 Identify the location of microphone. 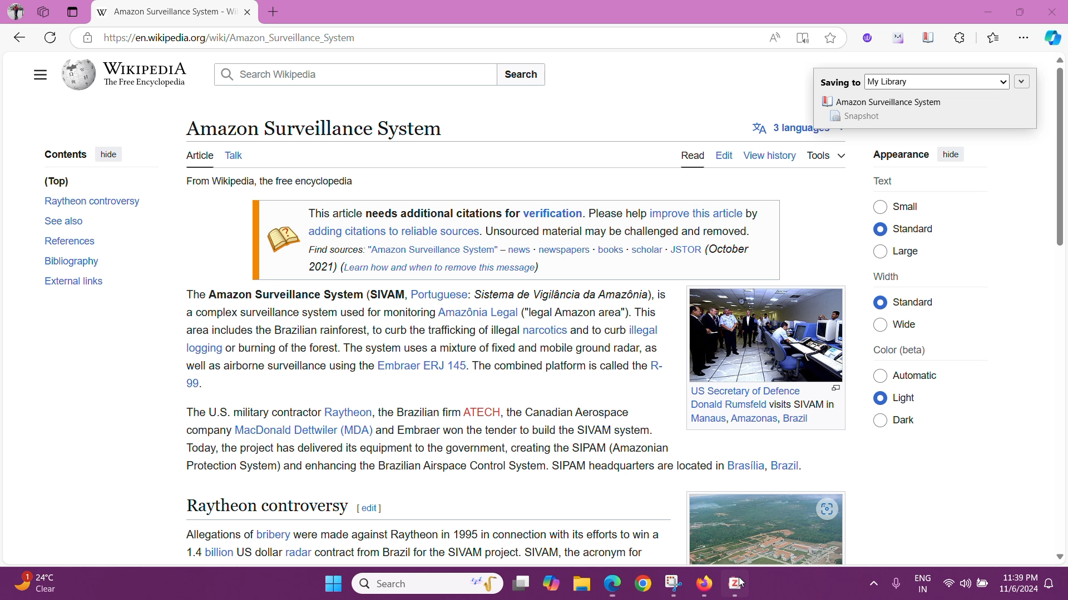
(894, 584).